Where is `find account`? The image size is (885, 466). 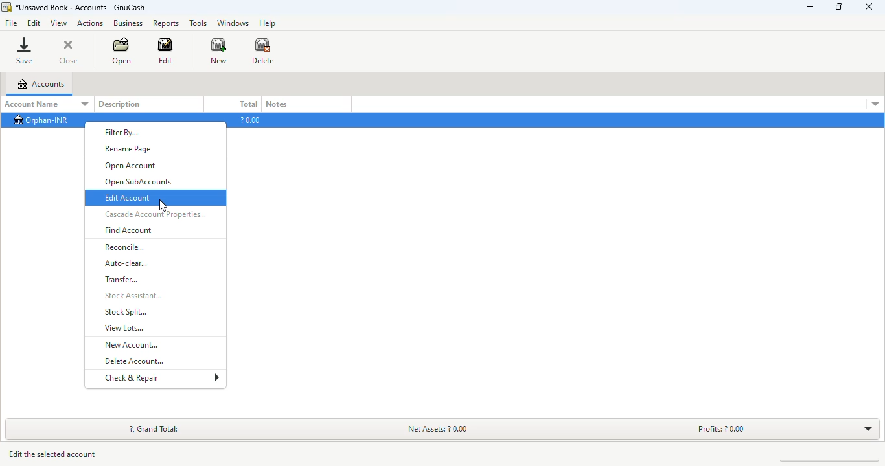
find account is located at coordinates (128, 230).